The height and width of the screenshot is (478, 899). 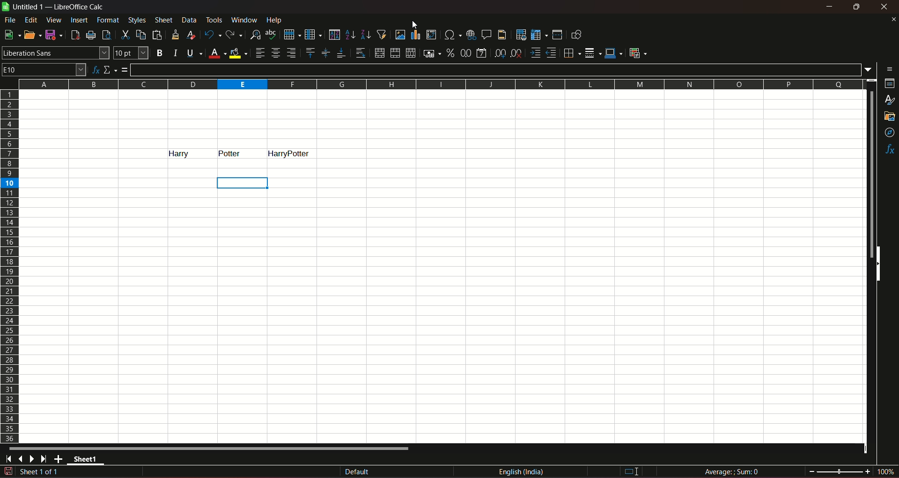 What do you see at coordinates (176, 34) in the screenshot?
I see `clone formatting` at bounding box center [176, 34].